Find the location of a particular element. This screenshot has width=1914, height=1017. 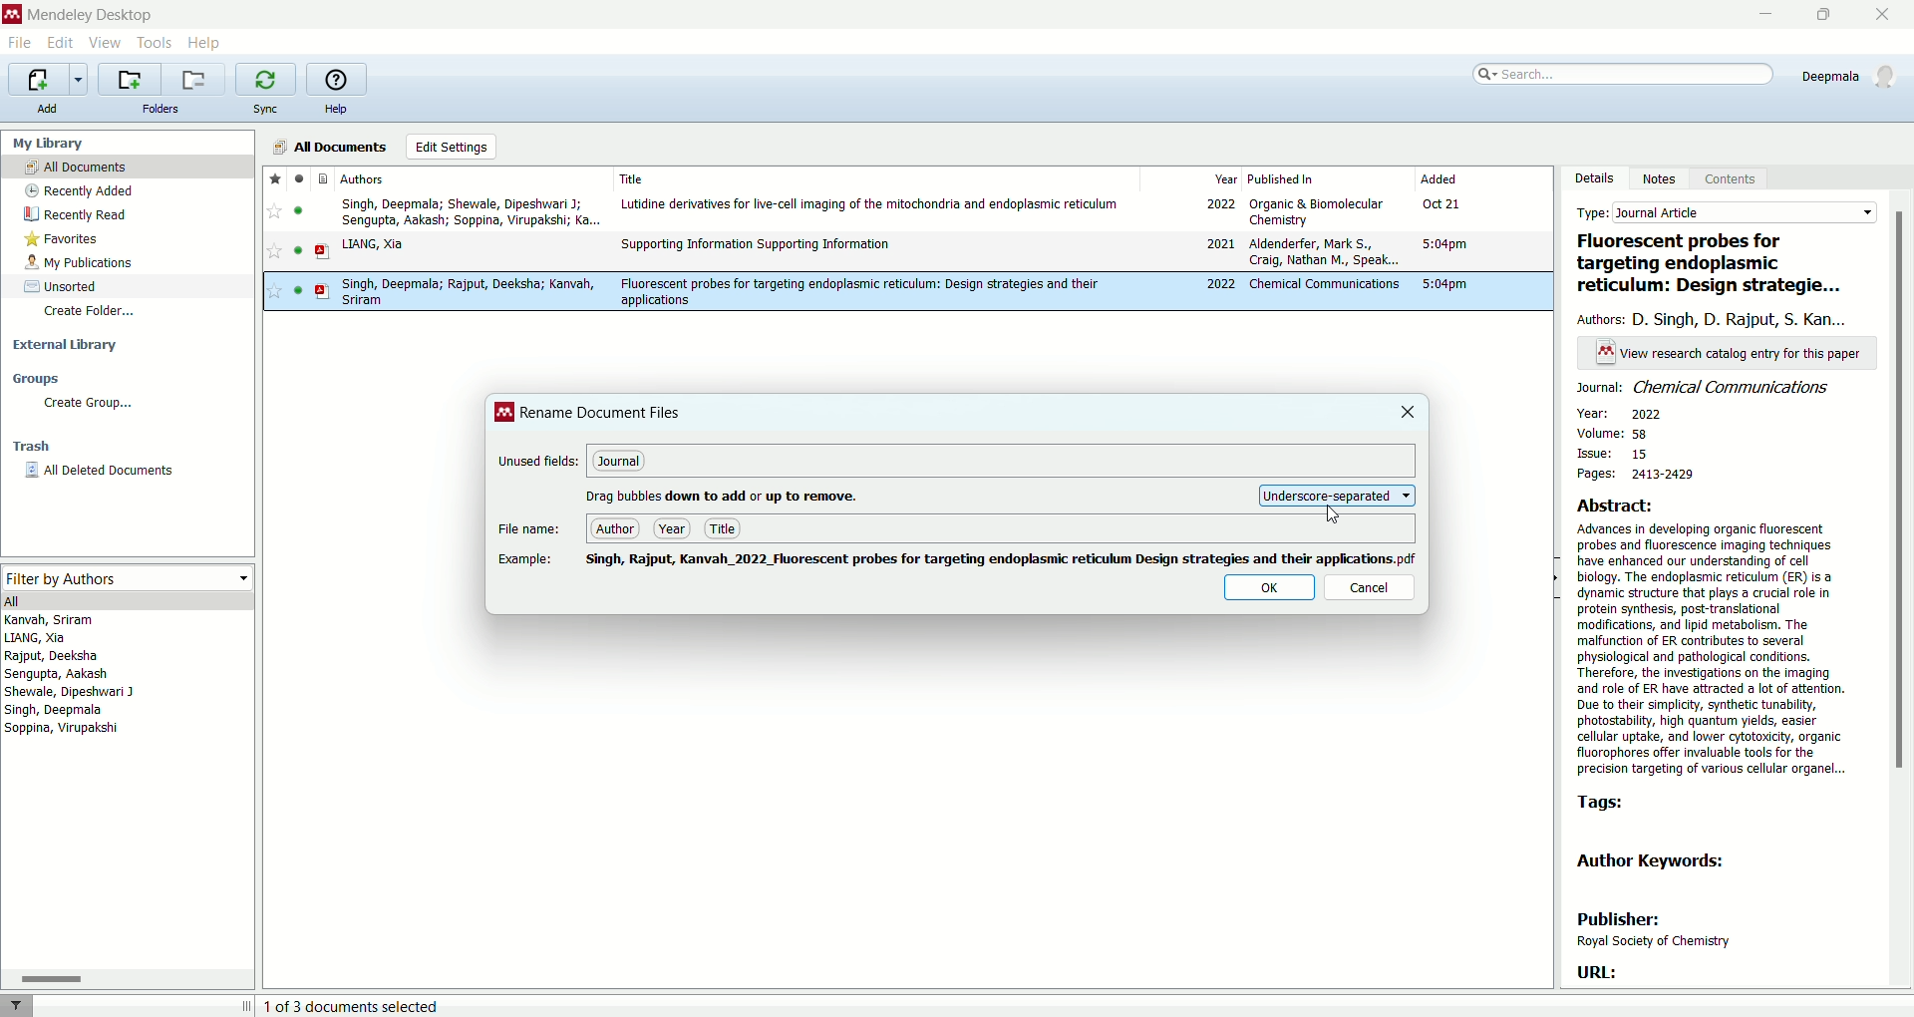

my publications is located at coordinates (82, 265).